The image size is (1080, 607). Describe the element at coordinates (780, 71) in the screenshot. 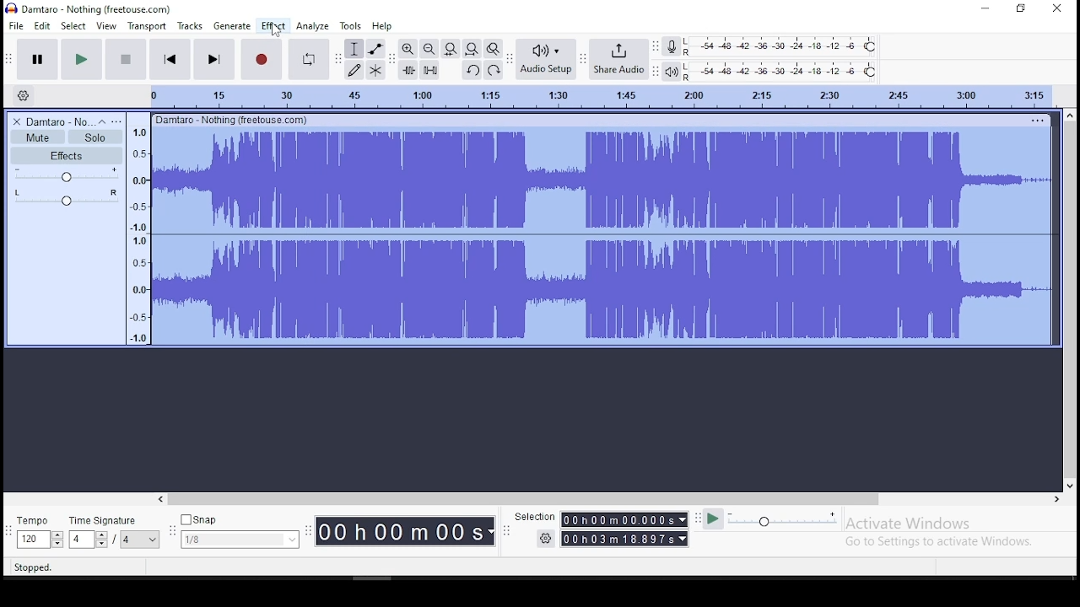

I see `playback level` at that location.